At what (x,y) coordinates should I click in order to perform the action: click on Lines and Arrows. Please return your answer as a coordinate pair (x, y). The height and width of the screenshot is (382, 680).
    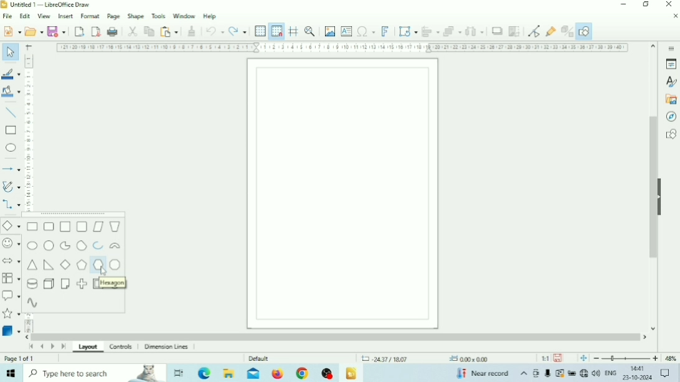
    Looking at the image, I should click on (11, 169).